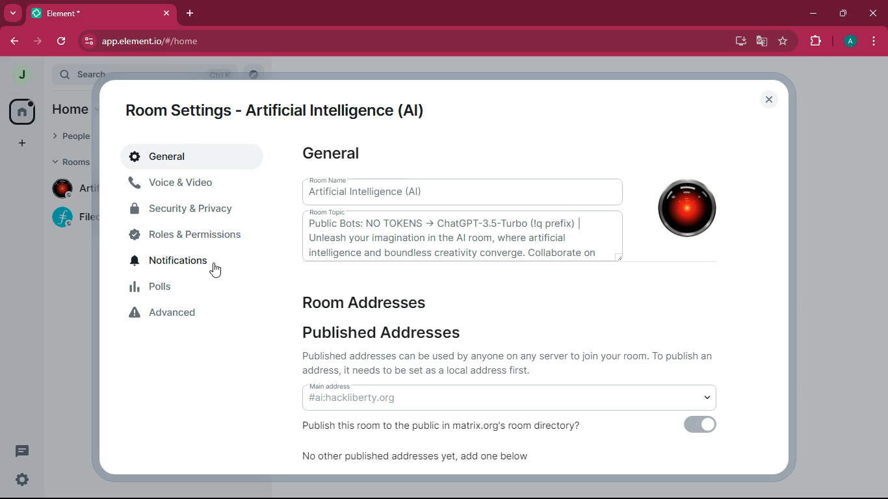  What do you see at coordinates (190, 209) in the screenshot?
I see `ecurity and privacy` at bounding box center [190, 209].